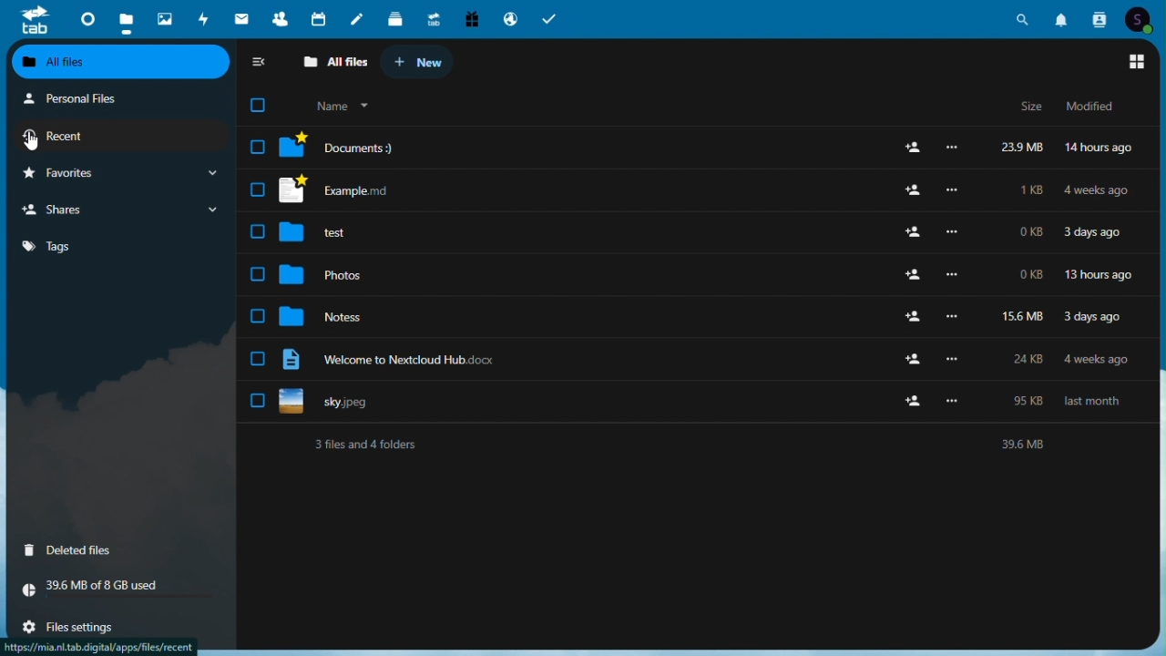 The width and height of the screenshot is (1166, 656). What do you see at coordinates (257, 358) in the screenshot?
I see `checkbox` at bounding box center [257, 358].